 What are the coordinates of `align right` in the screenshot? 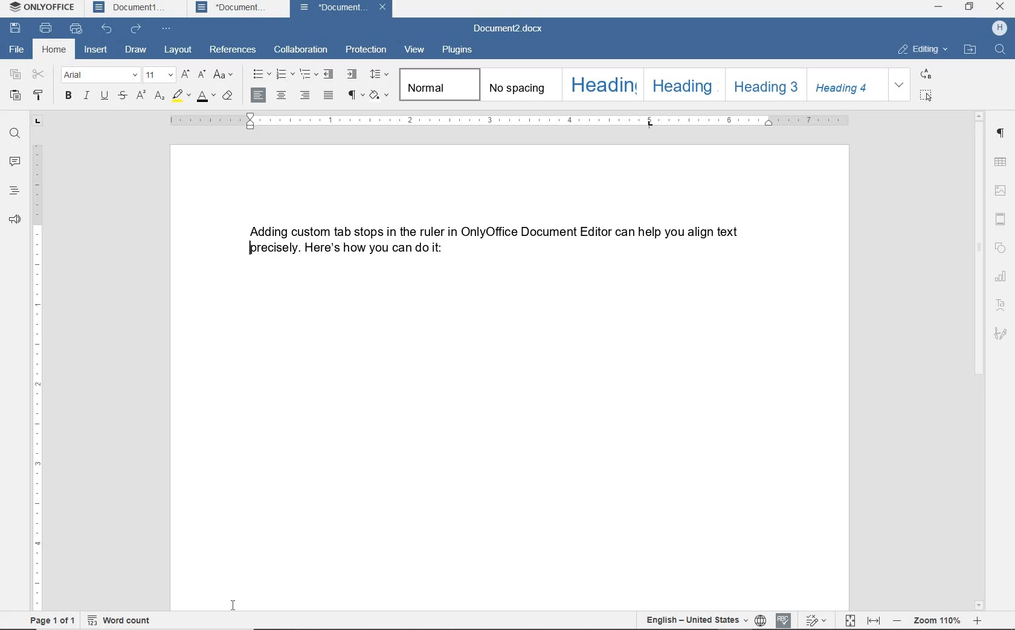 It's located at (260, 95).